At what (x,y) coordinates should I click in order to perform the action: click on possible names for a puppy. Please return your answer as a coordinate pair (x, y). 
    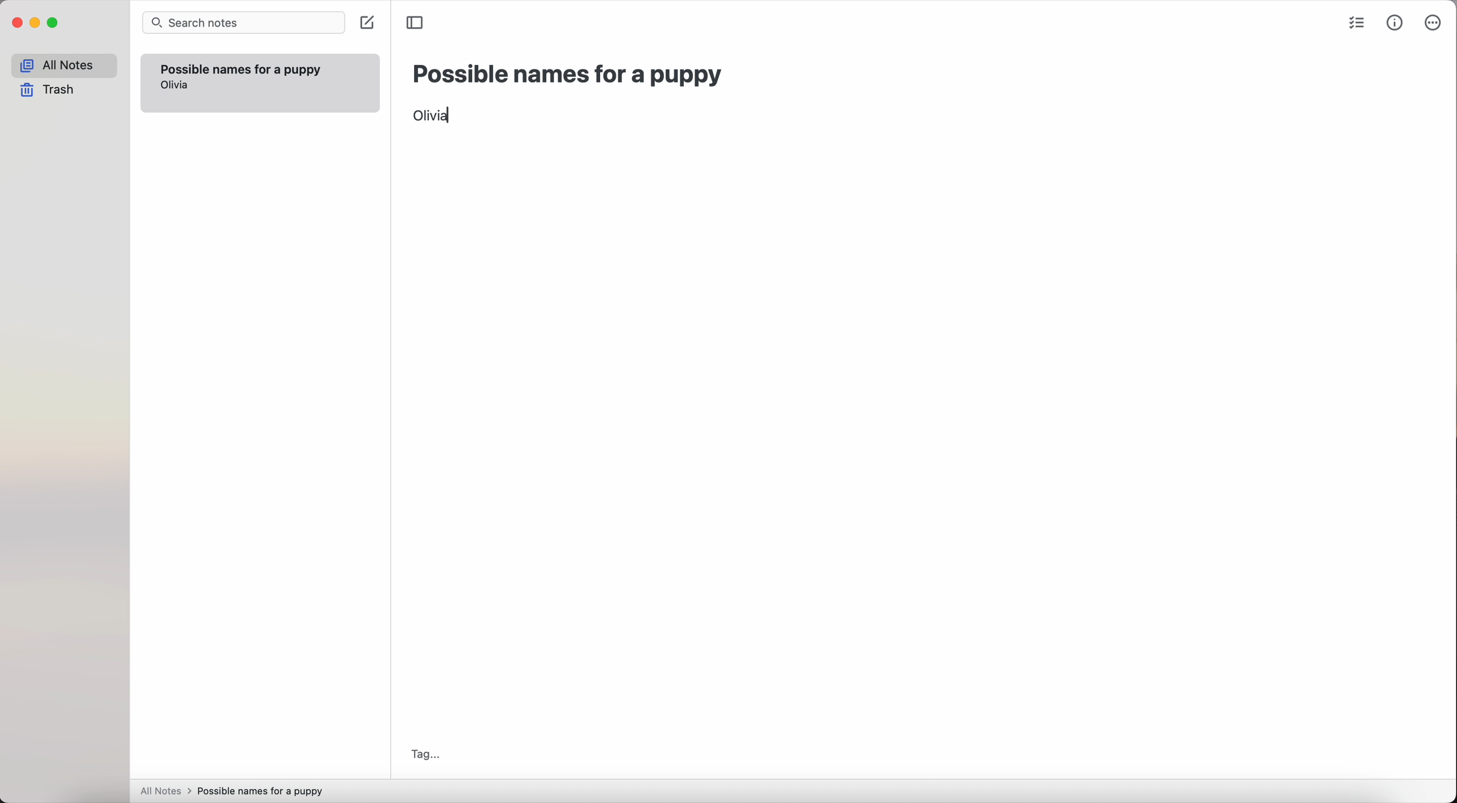
    Looking at the image, I should click on (568, 75).